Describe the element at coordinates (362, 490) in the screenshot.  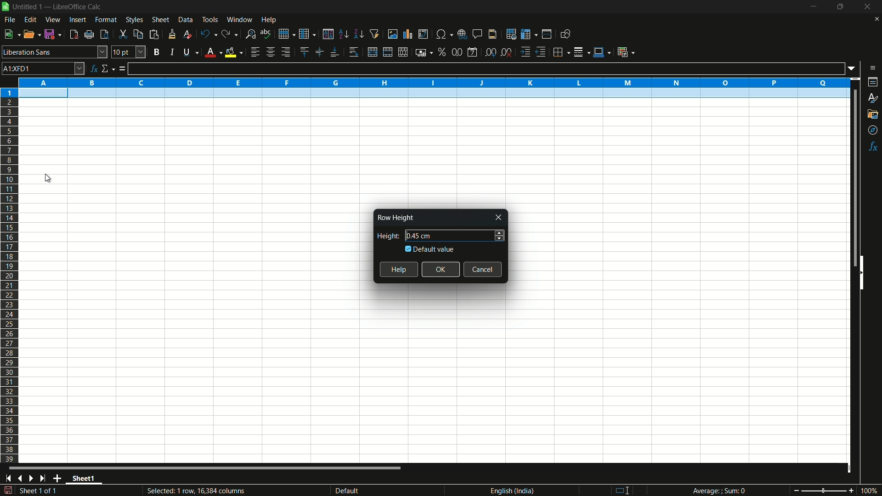
I see `default` at that location.